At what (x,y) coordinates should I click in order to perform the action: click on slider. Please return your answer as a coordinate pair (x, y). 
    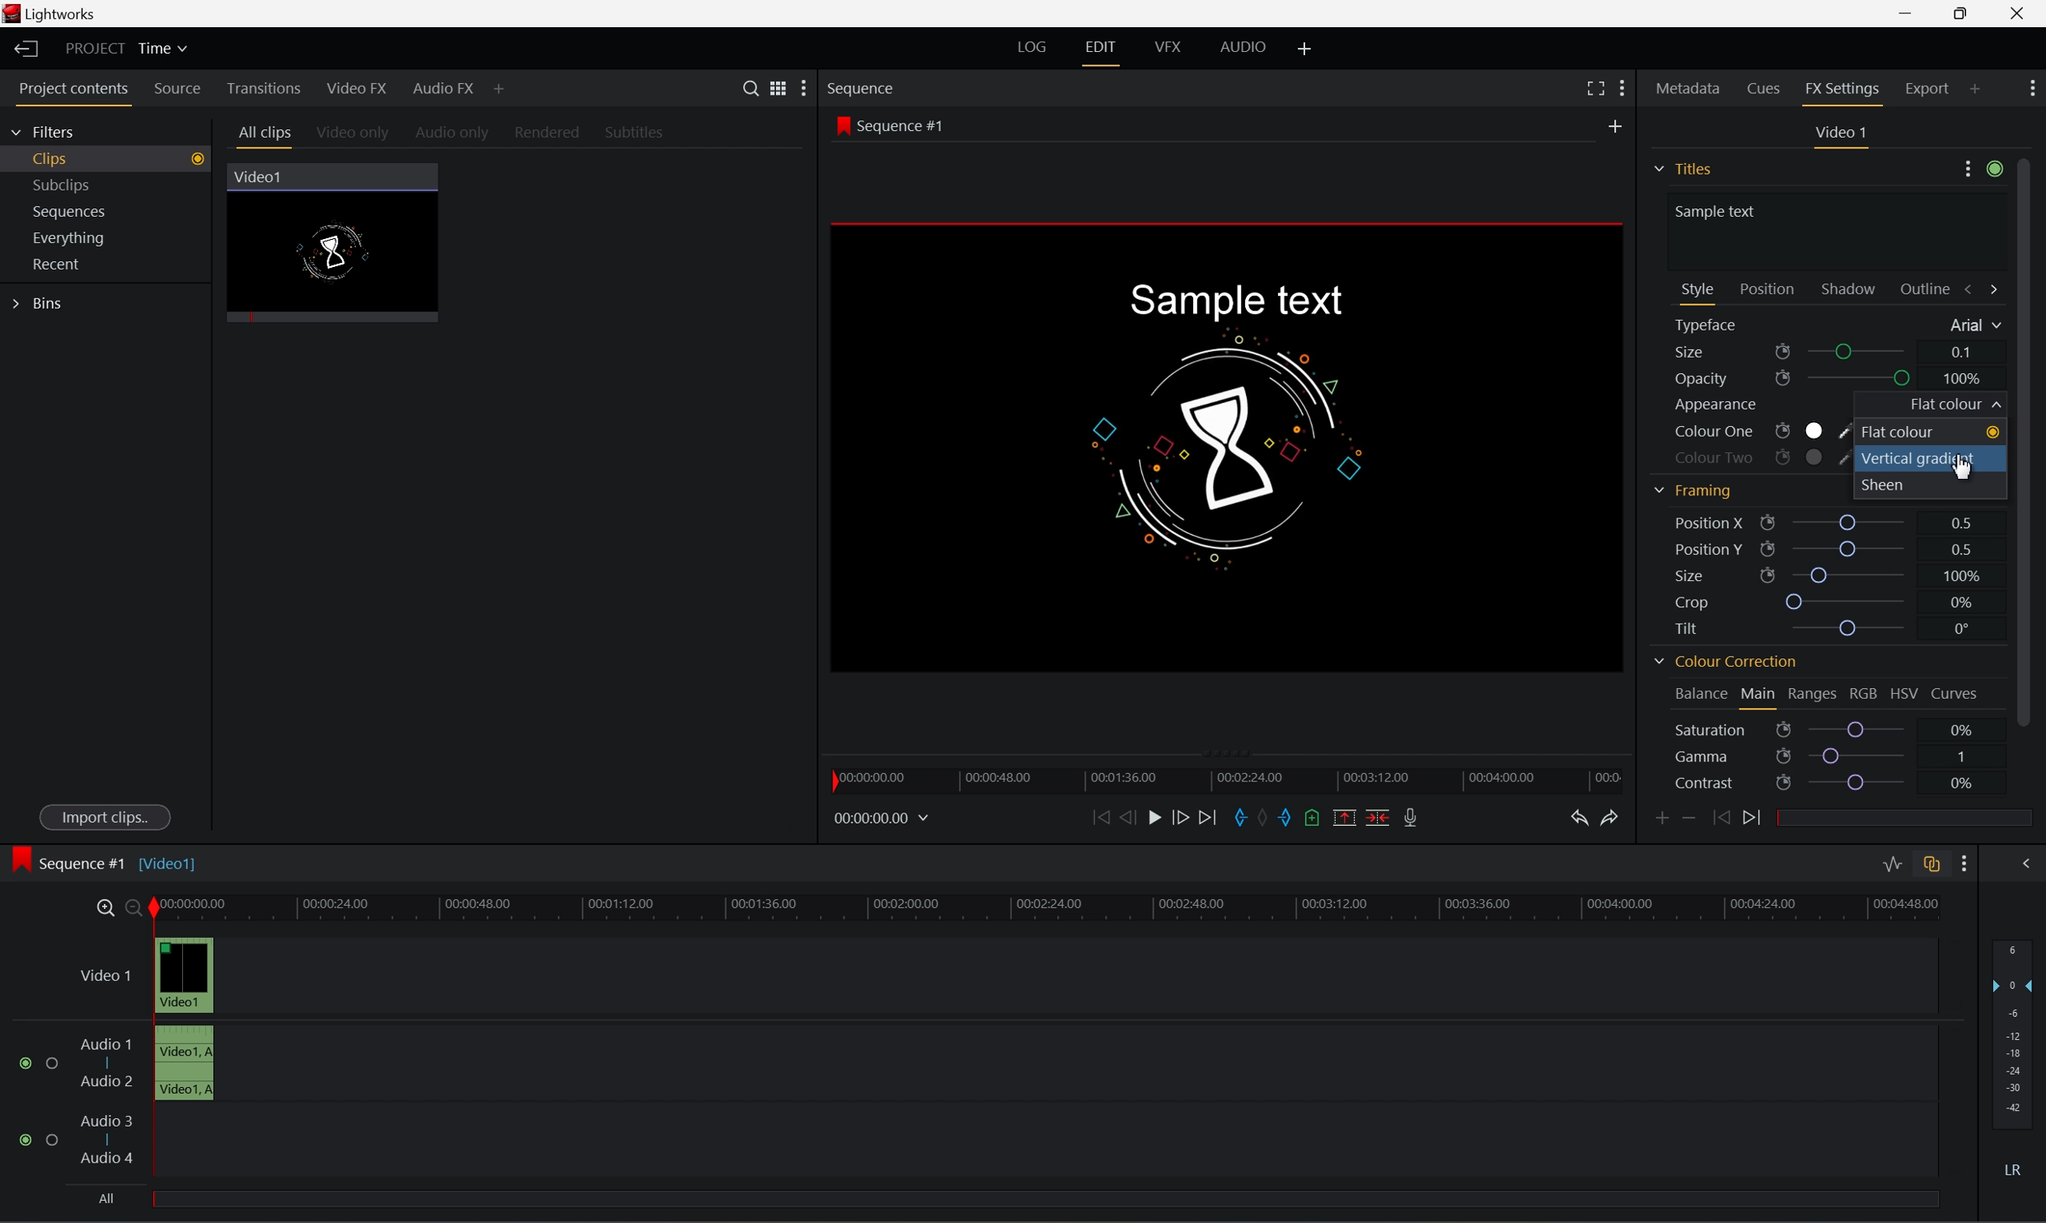
    Looking at the image, I should click on (1853, 520).